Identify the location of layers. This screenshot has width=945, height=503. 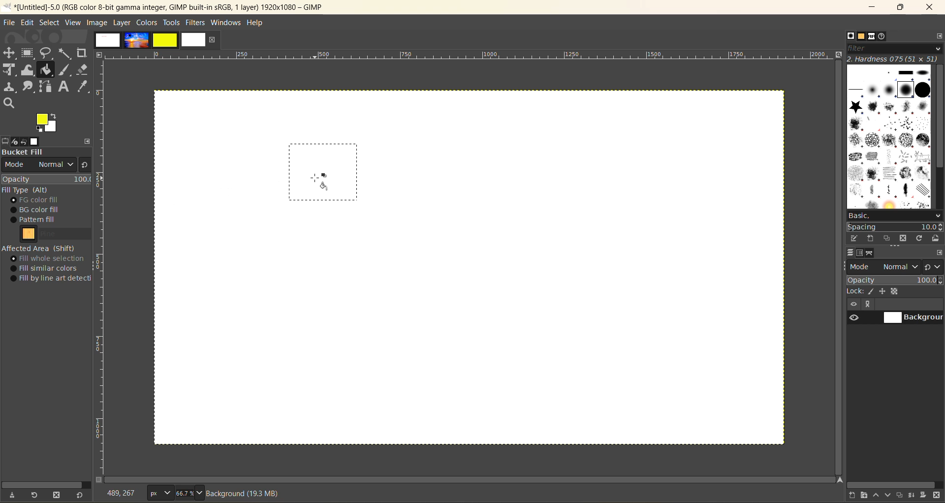
(852, 254).